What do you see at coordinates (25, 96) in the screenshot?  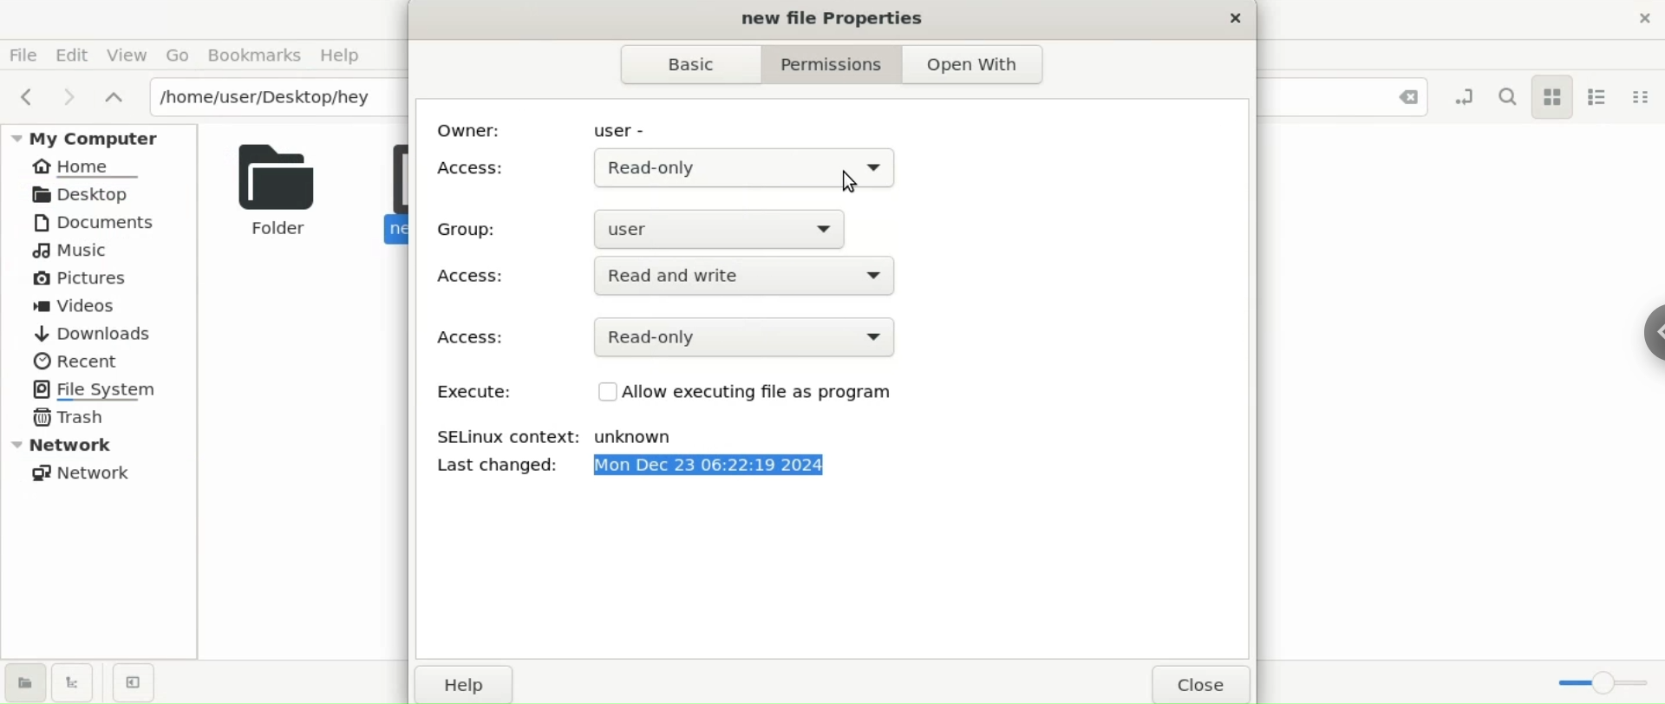 I see `previous` at bounding box center [25, 96].